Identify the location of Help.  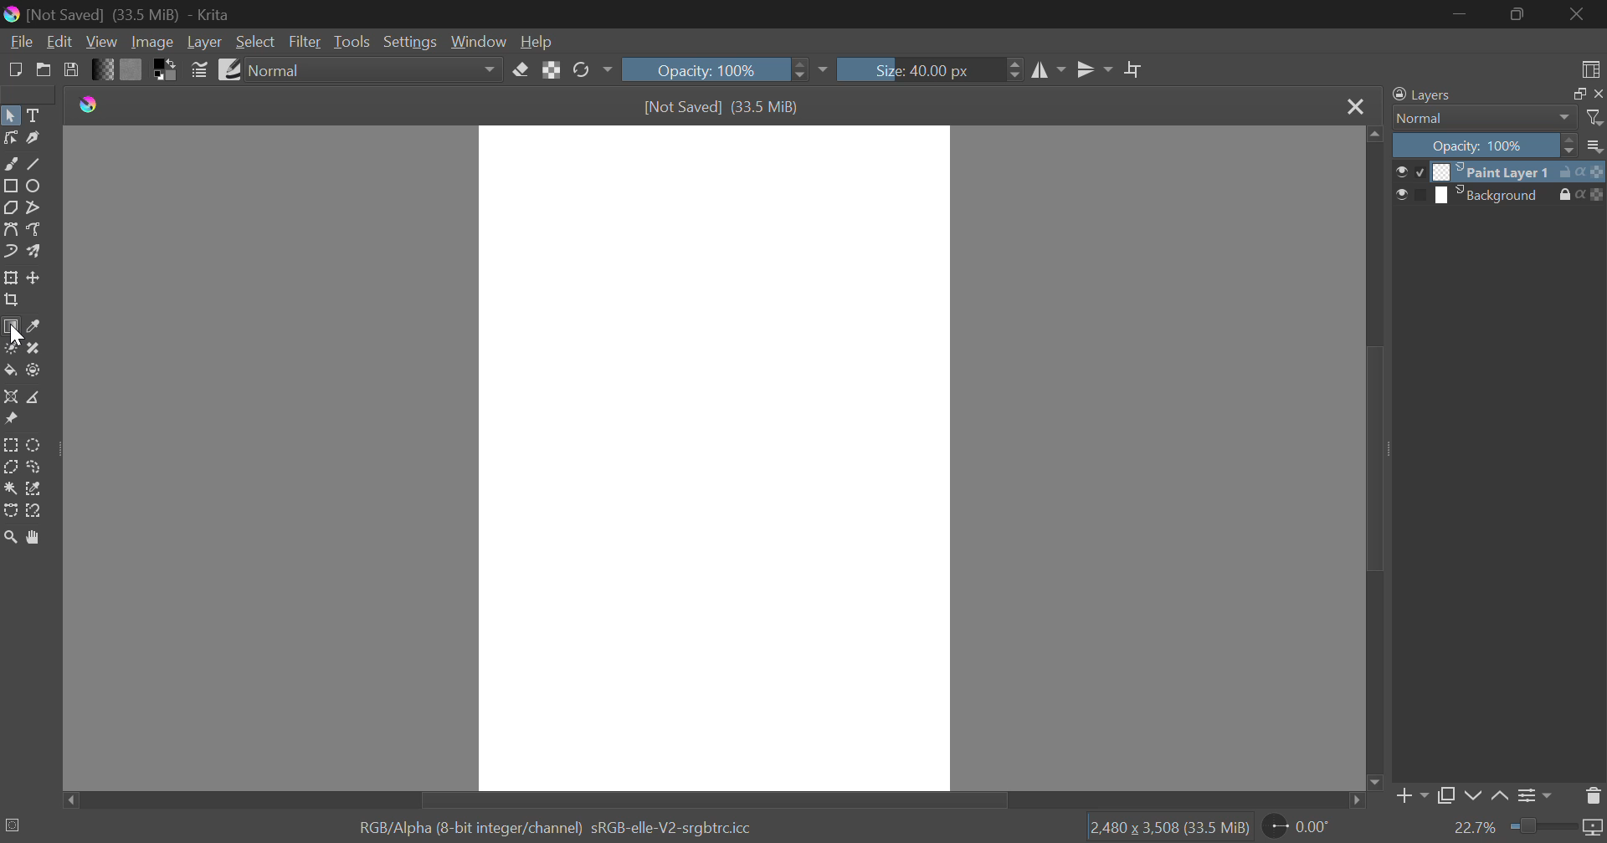
(537, 41).